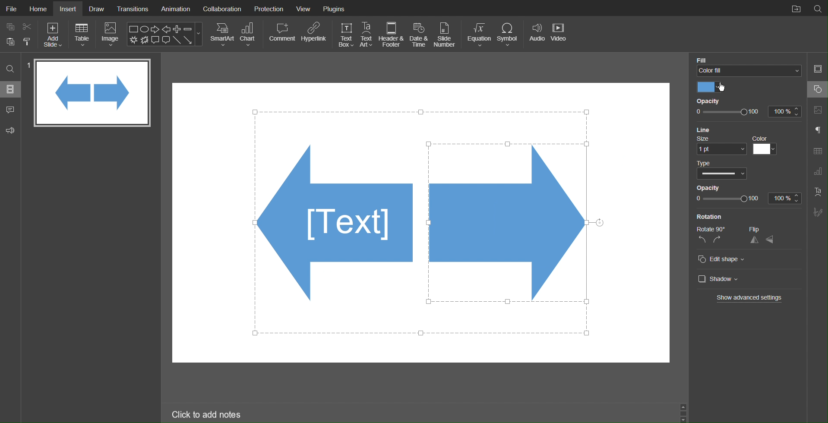  What do you see at coordinates (700, 241) in the screenshot?
I see `rotate left 90` at bounding box center [700, 241].